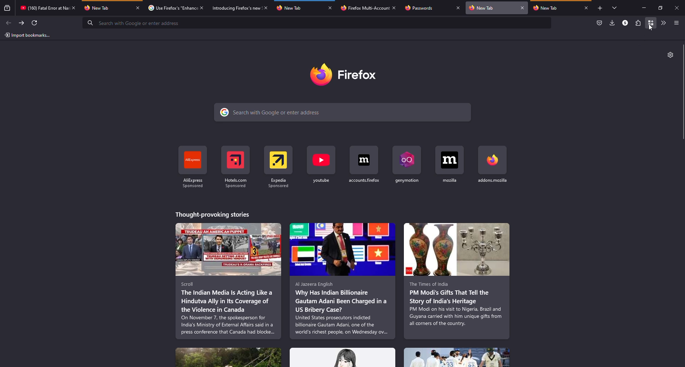  What do you see at coordinates (22, 22) in the screenshot?
I see `forward` at bounding box center [22, 22].